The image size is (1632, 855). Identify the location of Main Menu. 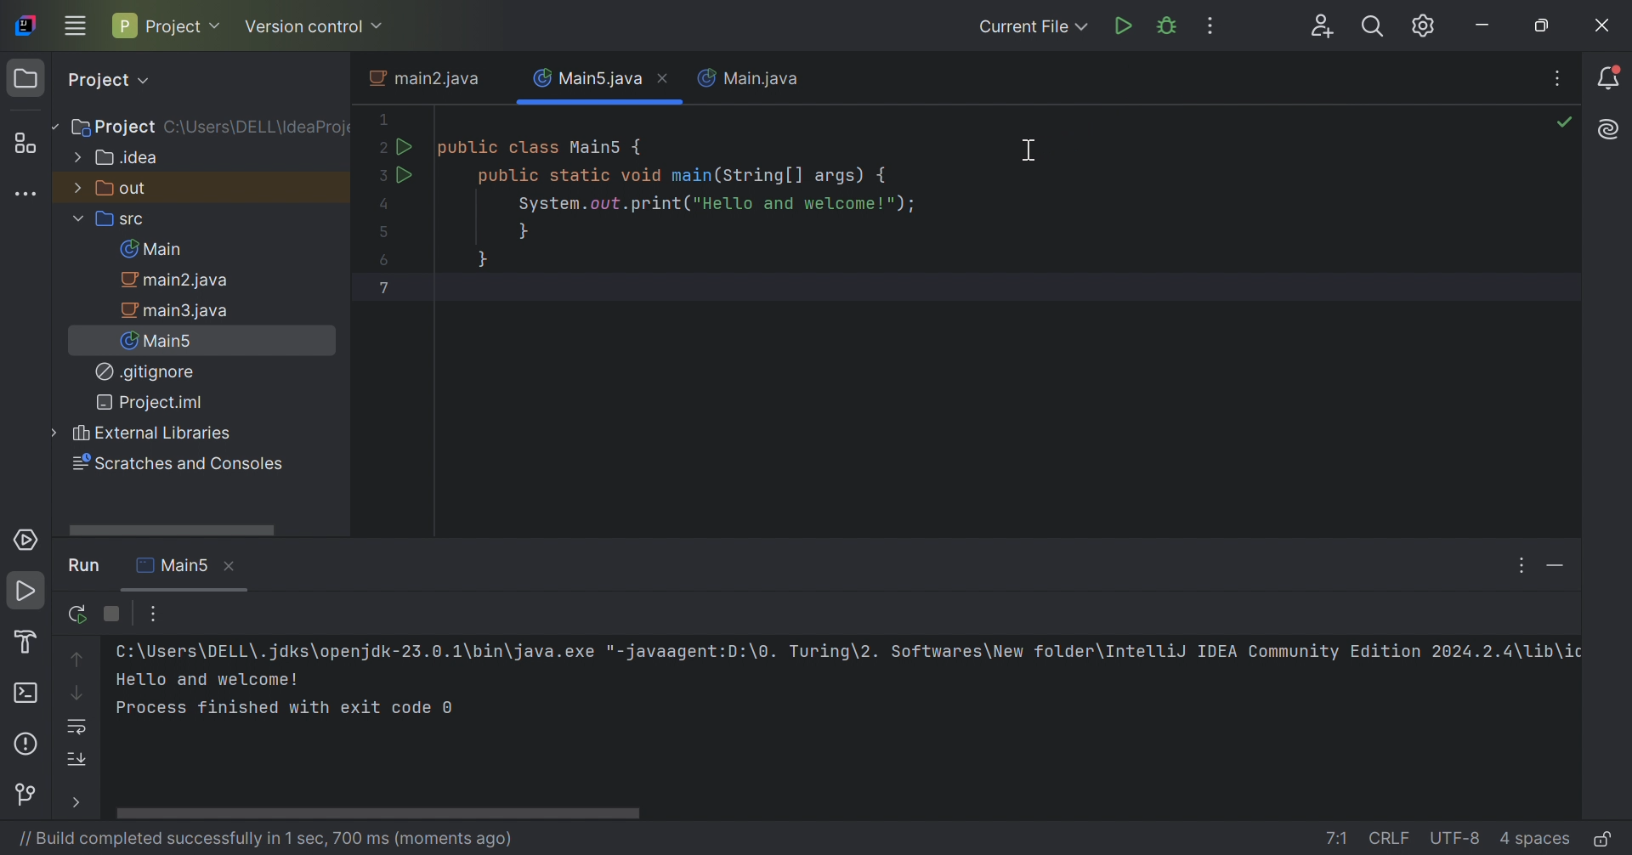
(75, 27).